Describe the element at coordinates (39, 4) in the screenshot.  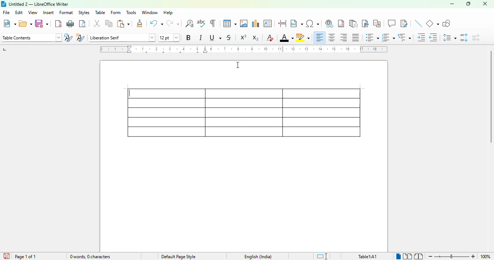
I see `title` at that location.